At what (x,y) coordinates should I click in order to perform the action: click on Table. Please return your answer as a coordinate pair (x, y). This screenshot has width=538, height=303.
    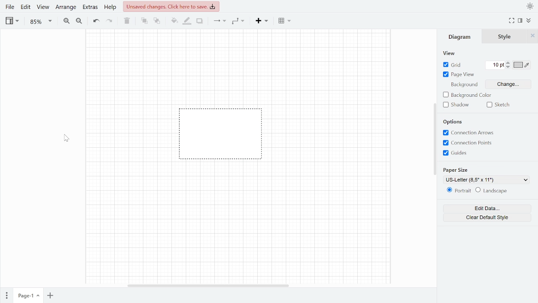
    Looking at the image, I should click on (284, 21).